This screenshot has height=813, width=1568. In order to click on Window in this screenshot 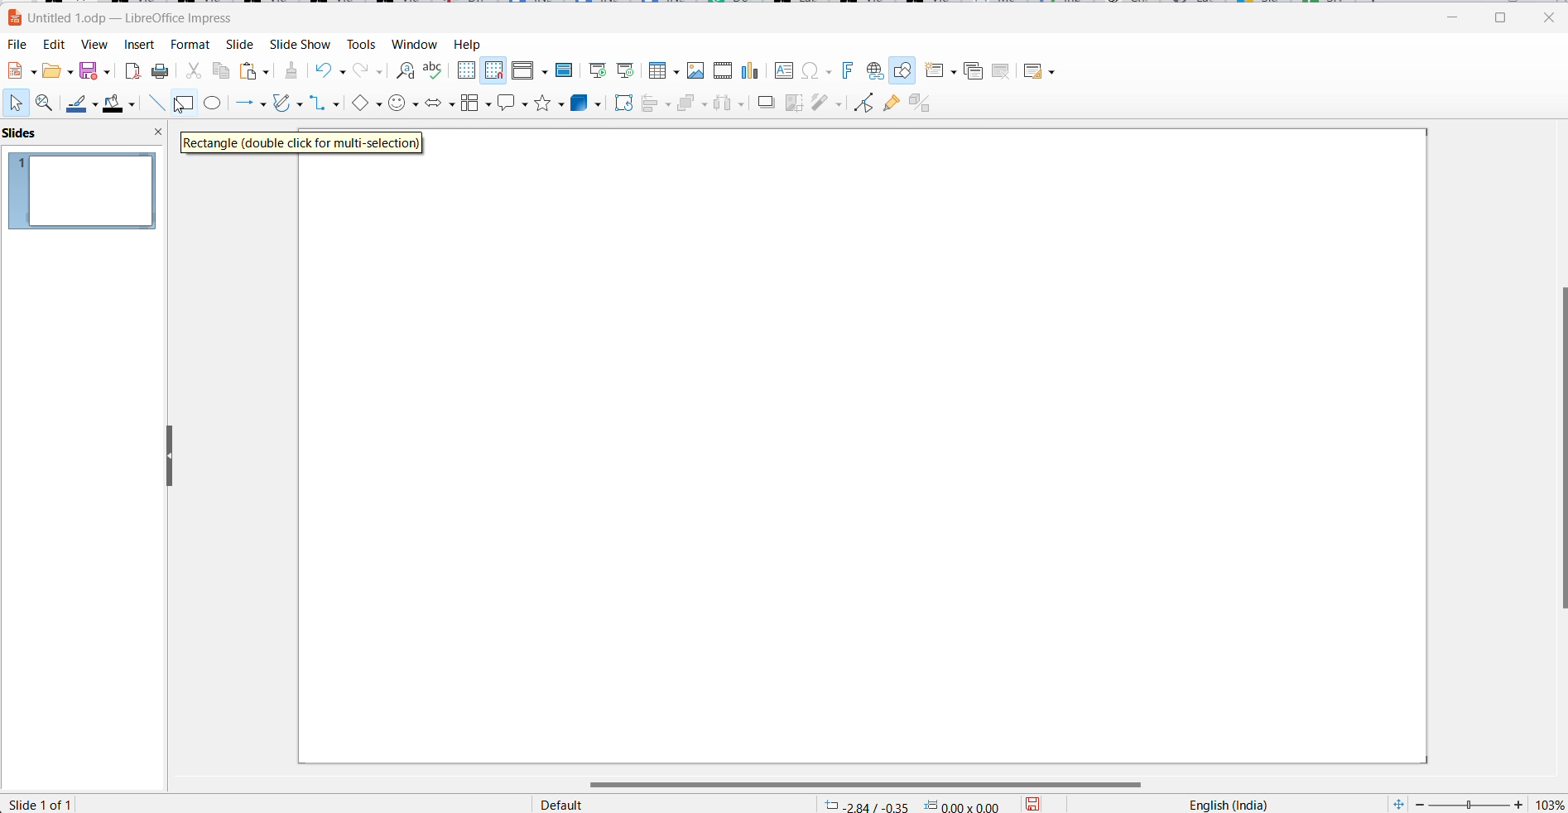, I will do `click(415, 46)`.